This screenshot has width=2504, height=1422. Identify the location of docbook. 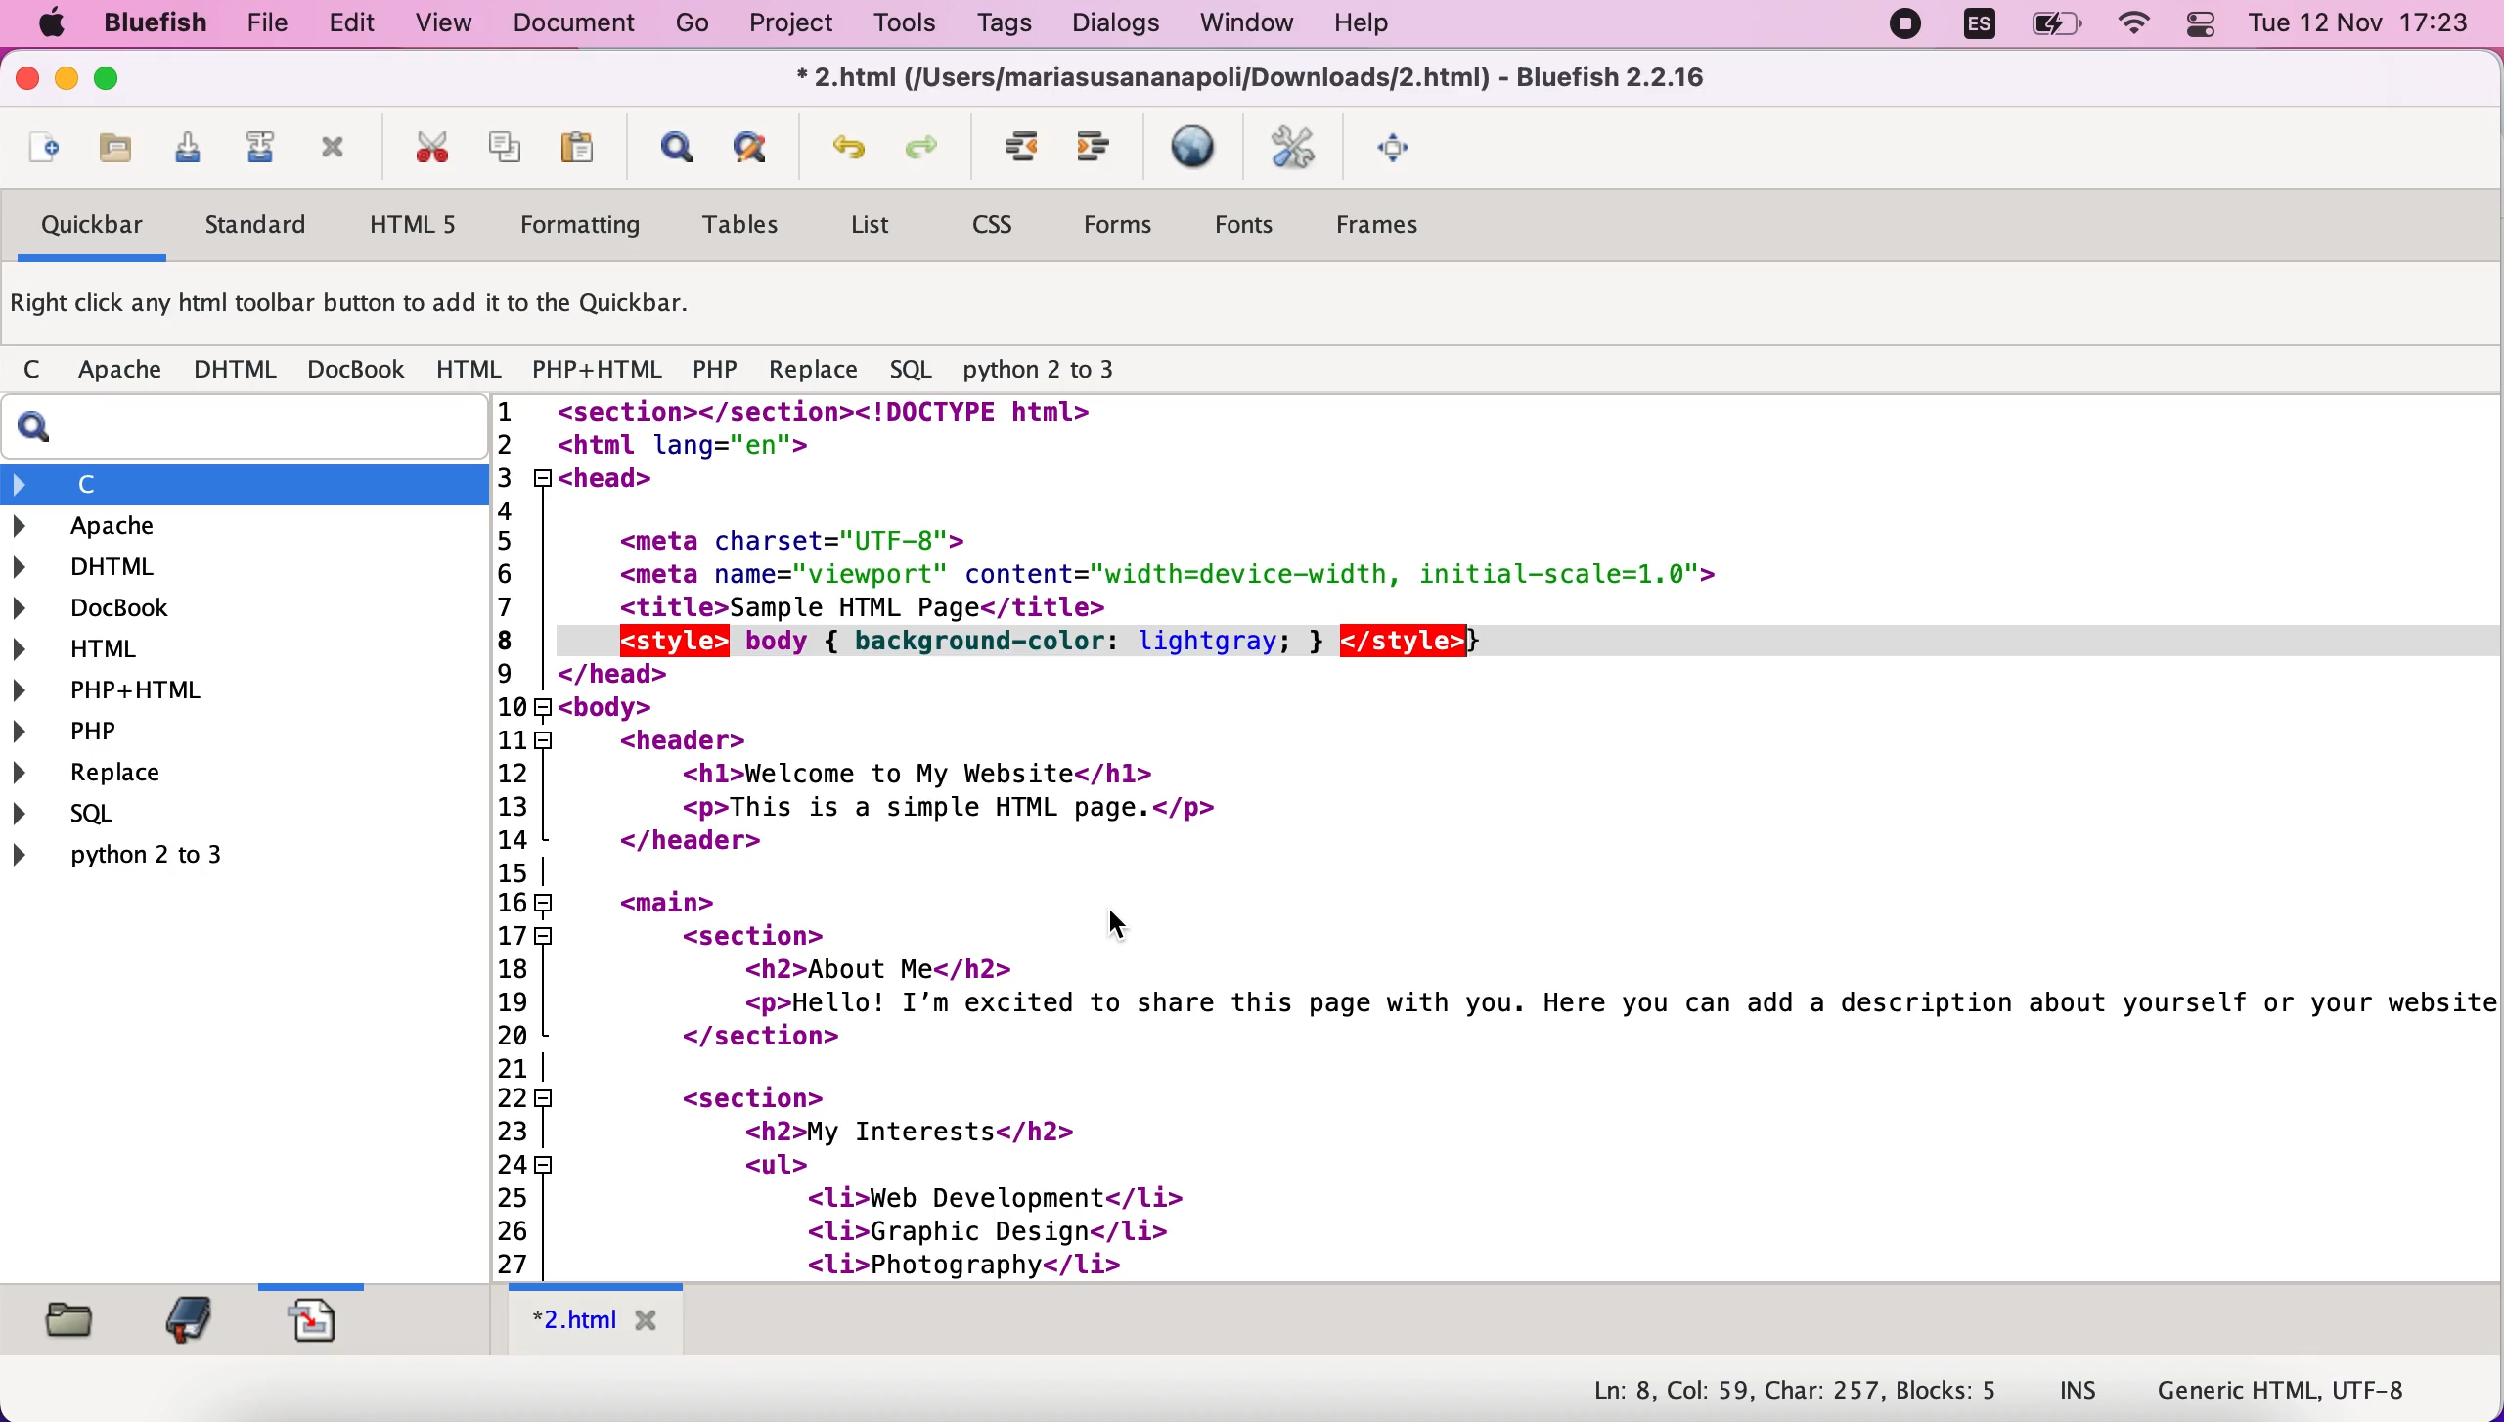
(360, 369).